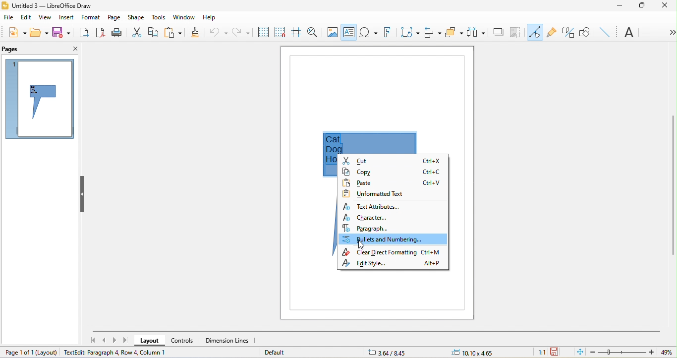  What do you see at coordinates (14, 32) in the screenshot?
I see `new` at bounding box center [14, 32].